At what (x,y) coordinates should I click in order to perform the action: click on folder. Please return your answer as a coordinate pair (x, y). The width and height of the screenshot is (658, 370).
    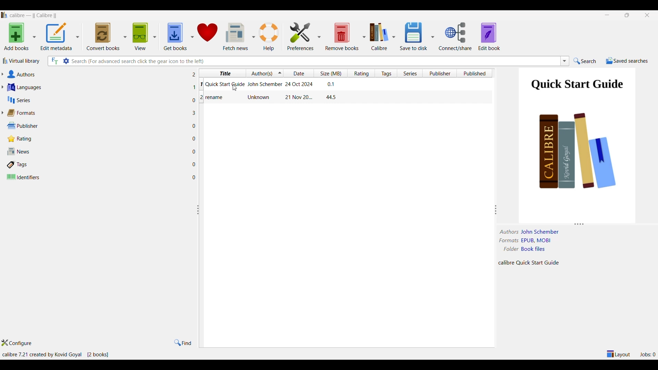
    Looking at the image, I should click on (510, 249).